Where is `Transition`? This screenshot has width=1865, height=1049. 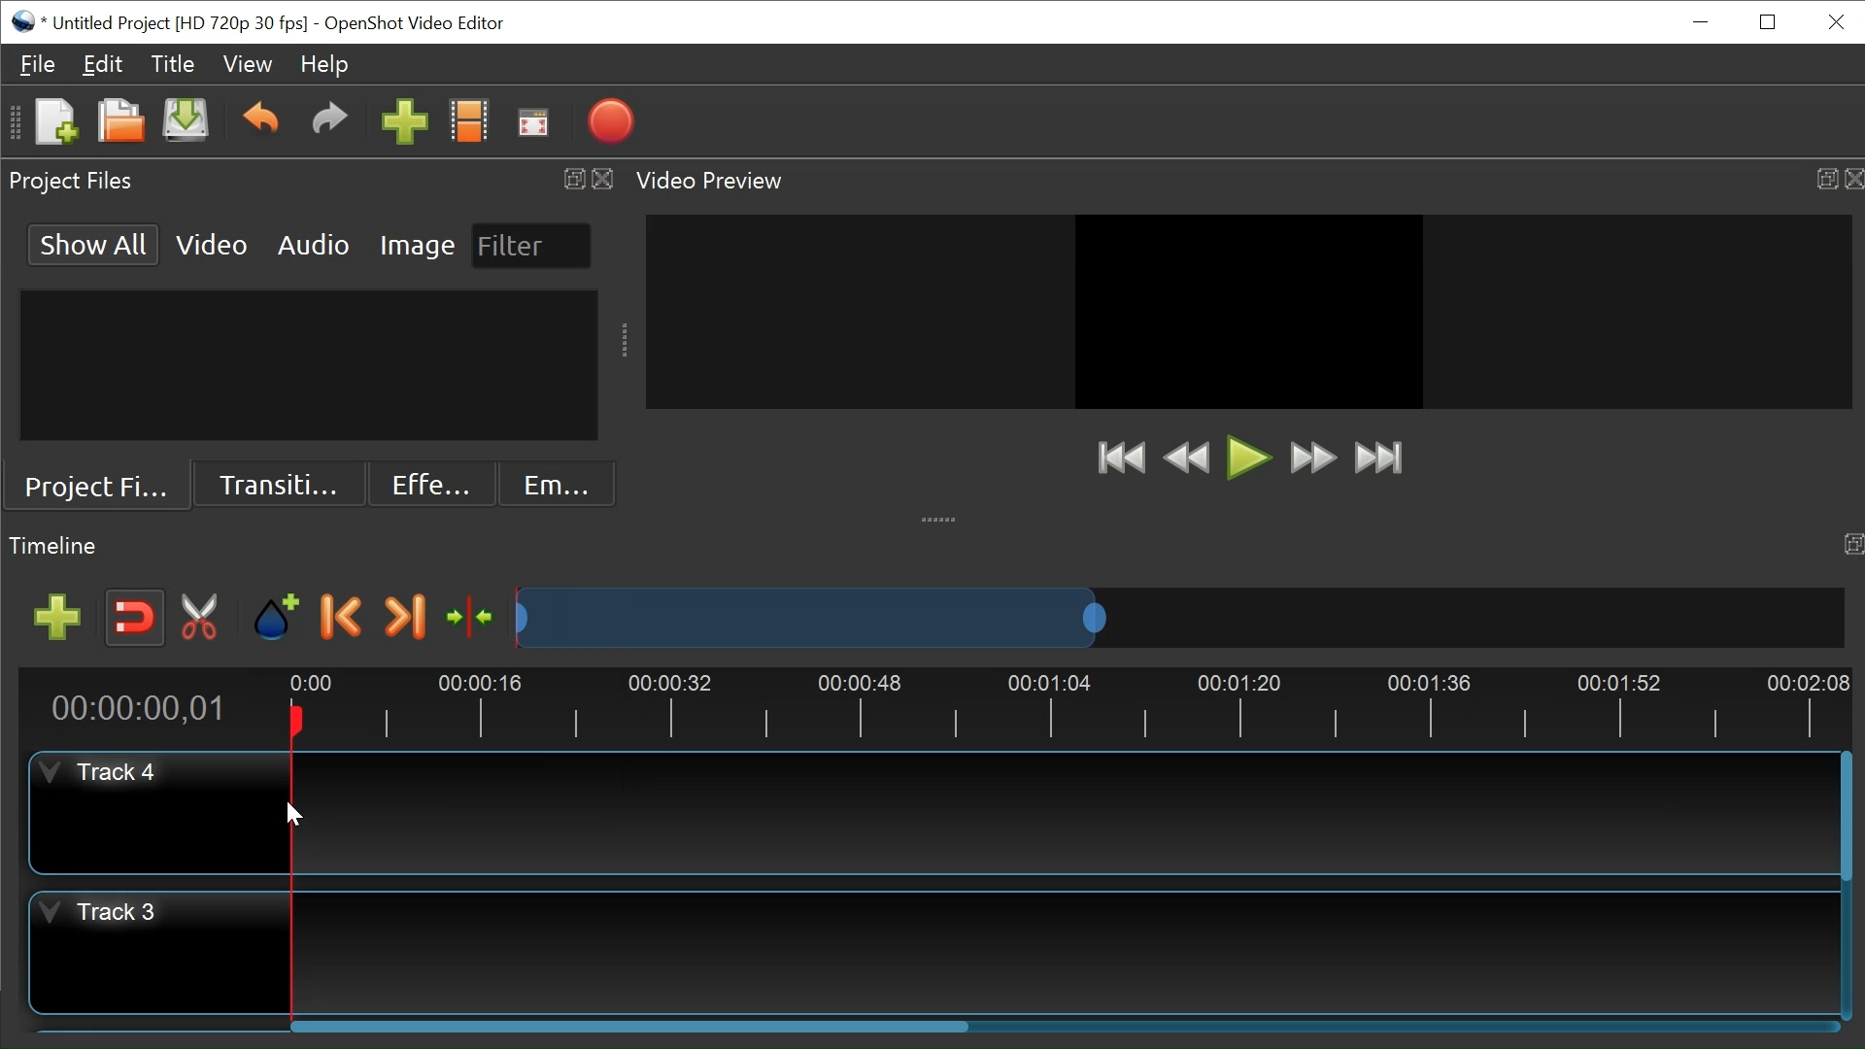
Transition is located at coordinates (276, 486).